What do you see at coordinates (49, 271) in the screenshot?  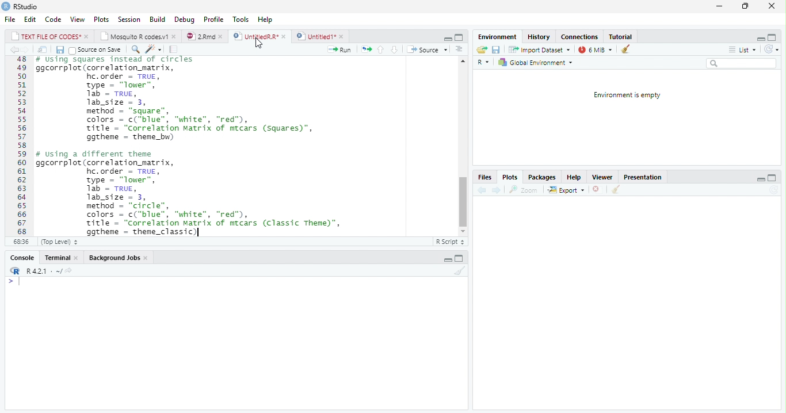 I see `R421 - ~/` at bounding box center [49, 271].